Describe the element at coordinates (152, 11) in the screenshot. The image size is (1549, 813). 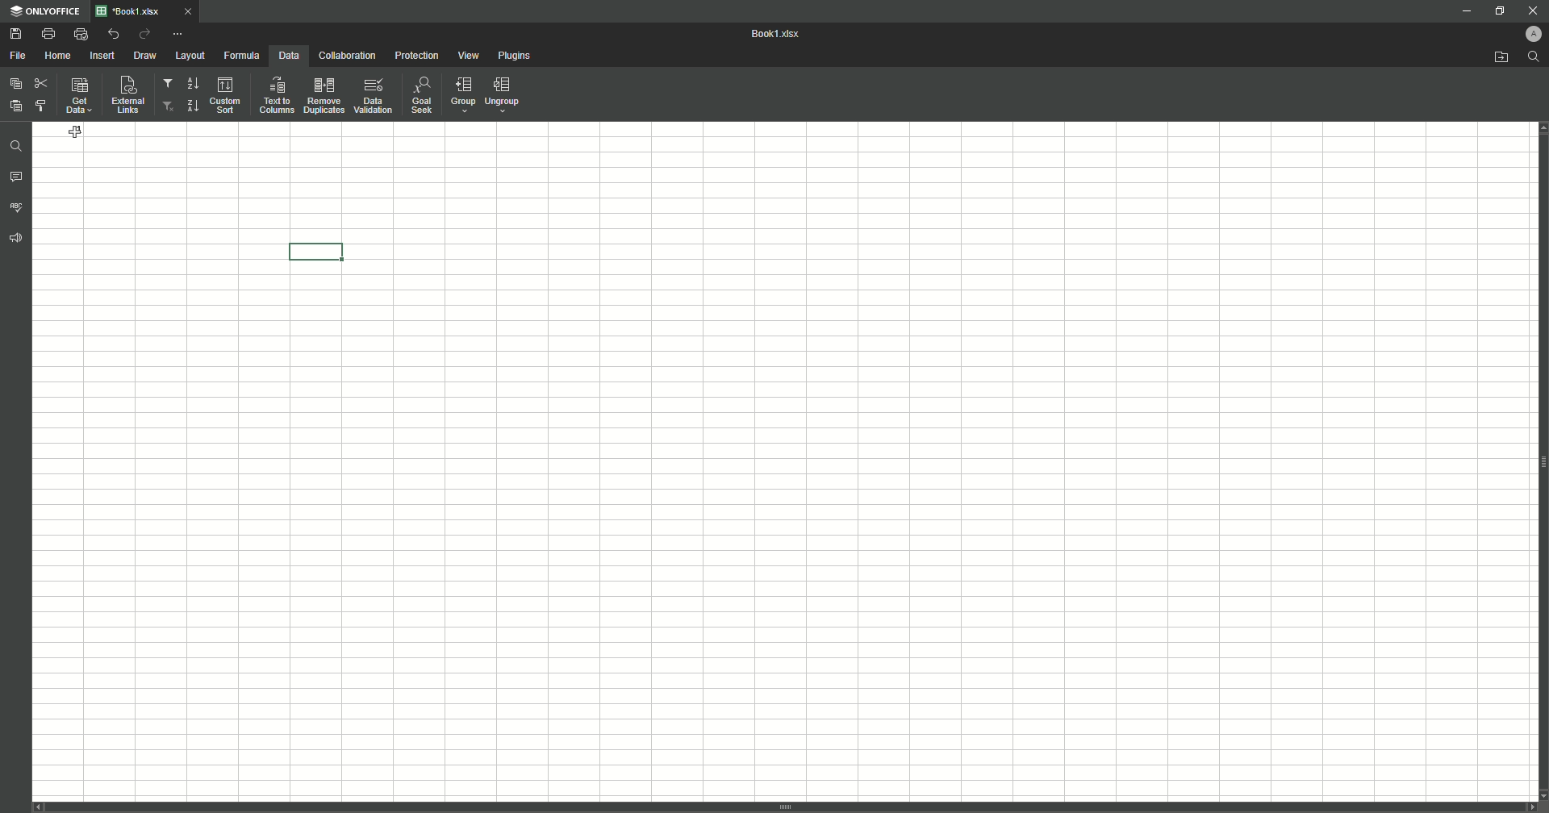
I see `Tab 1` at that location.